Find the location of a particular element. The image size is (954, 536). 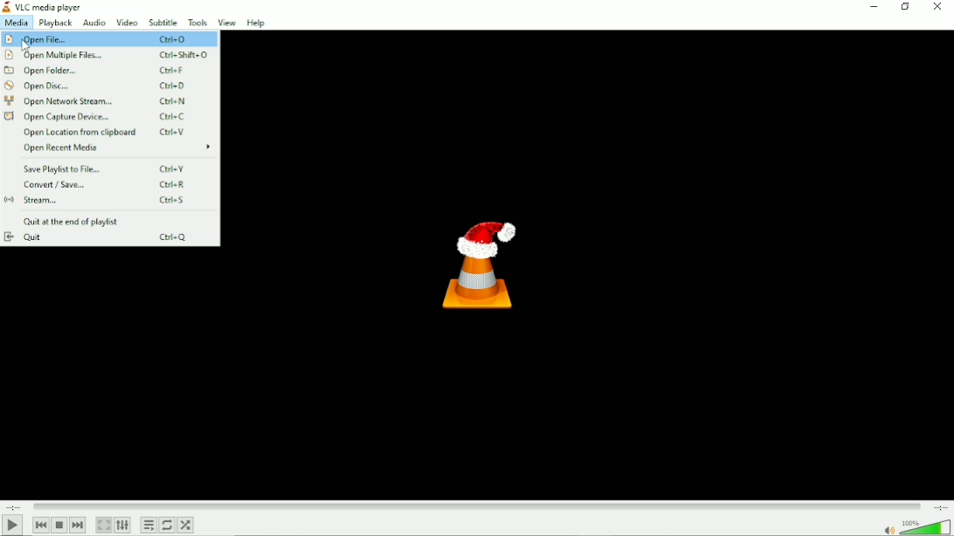

Video is located at coordinates (126, 23).